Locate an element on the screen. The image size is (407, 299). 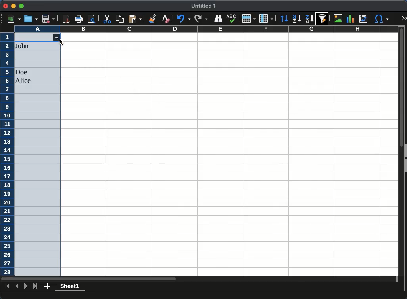
row is located at coordinates (248, 18).